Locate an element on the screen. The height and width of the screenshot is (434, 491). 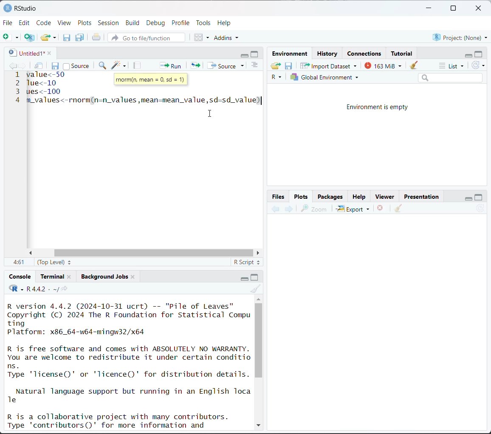
Viewer is located at coordinates (387, 197).